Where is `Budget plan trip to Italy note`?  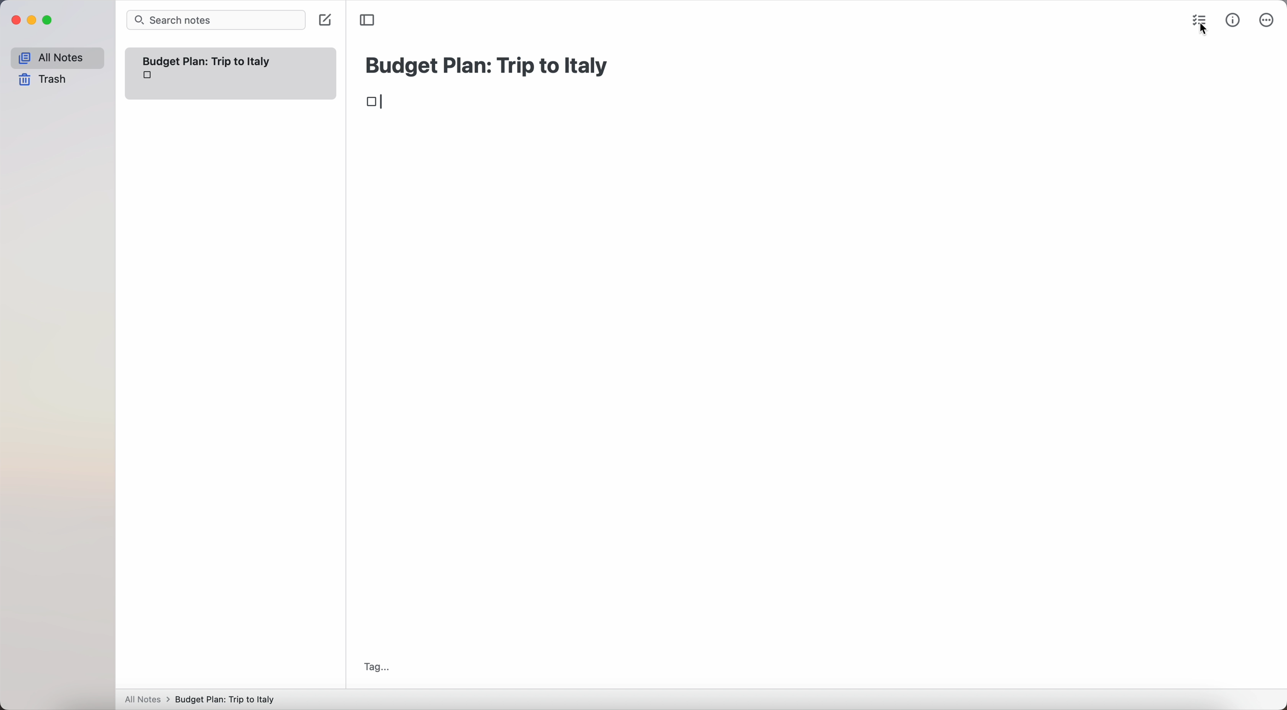 Budget plan trip to Italy note is located at coordinates (208, 60).